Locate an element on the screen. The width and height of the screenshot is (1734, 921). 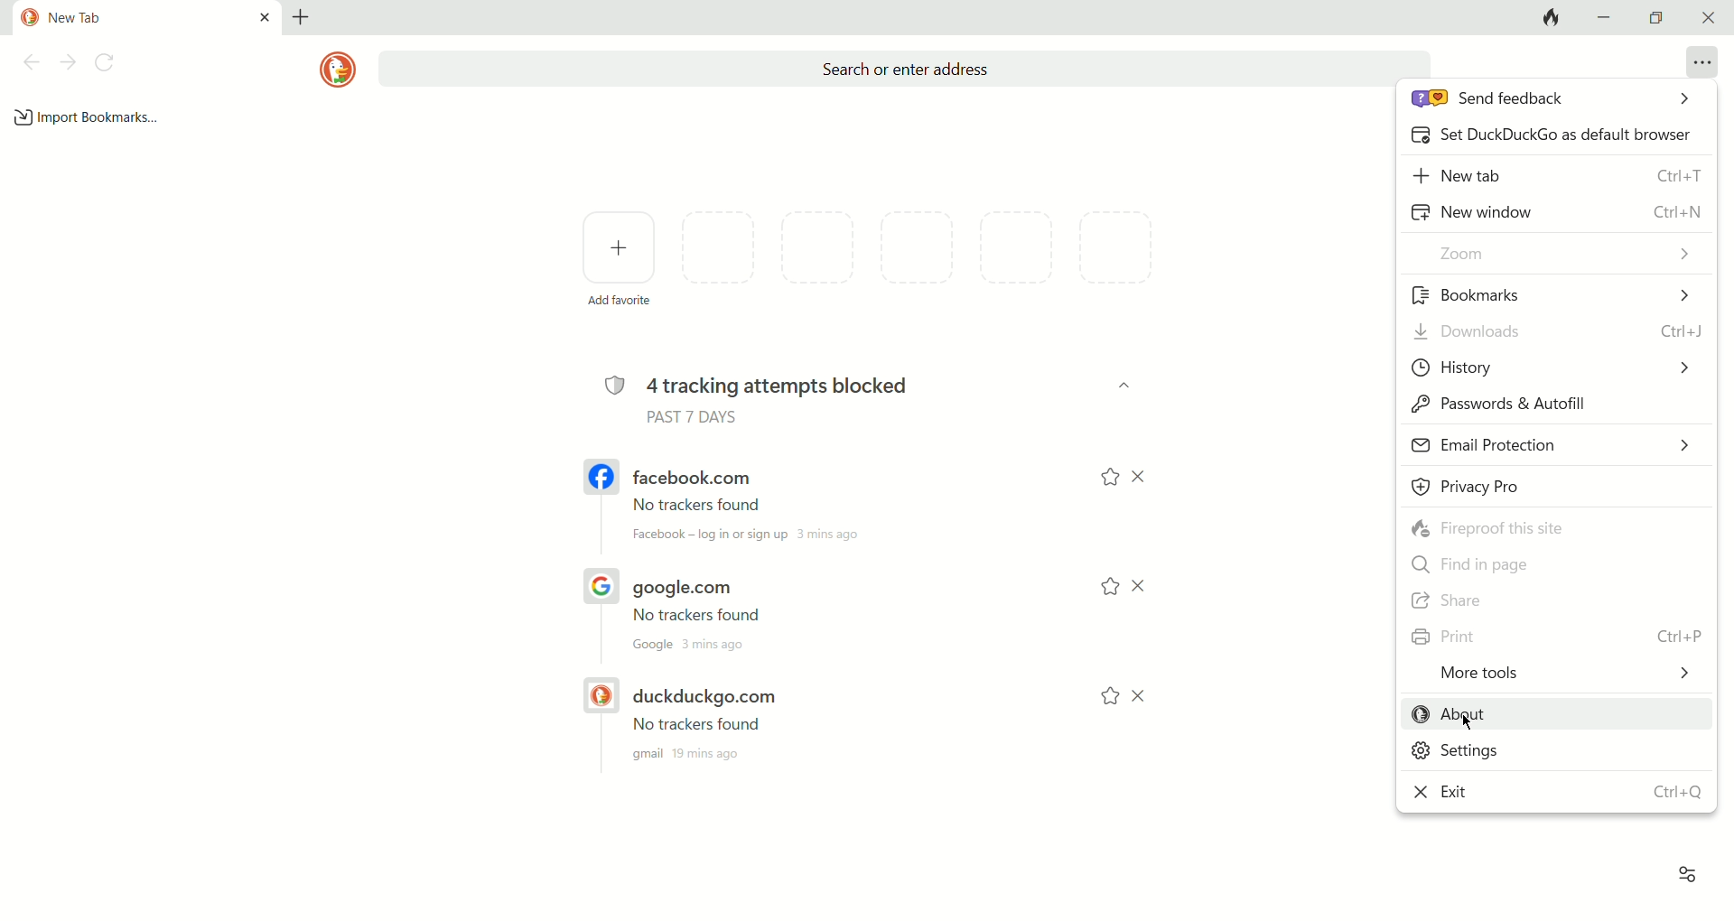
current tab is located at coordinates (139, 18).